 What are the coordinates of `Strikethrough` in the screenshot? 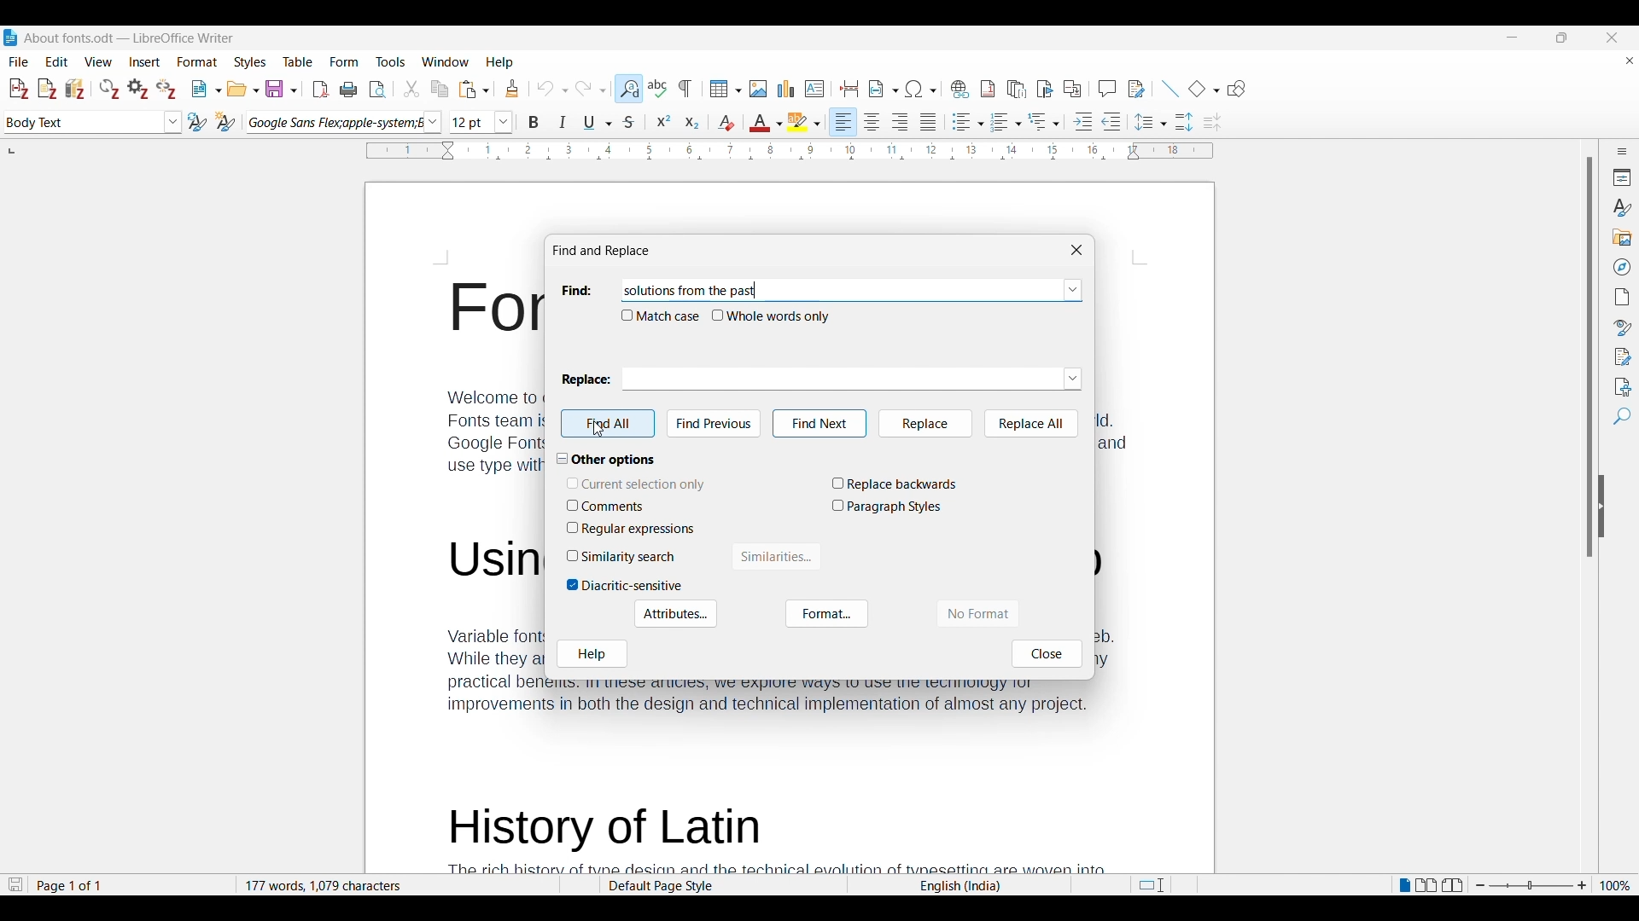 It's located at (627, 124).